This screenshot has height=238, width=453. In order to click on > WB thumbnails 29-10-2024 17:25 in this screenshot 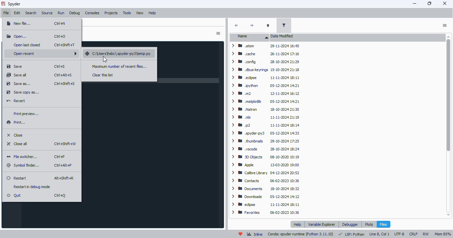, I will do `click(265, 140)`.